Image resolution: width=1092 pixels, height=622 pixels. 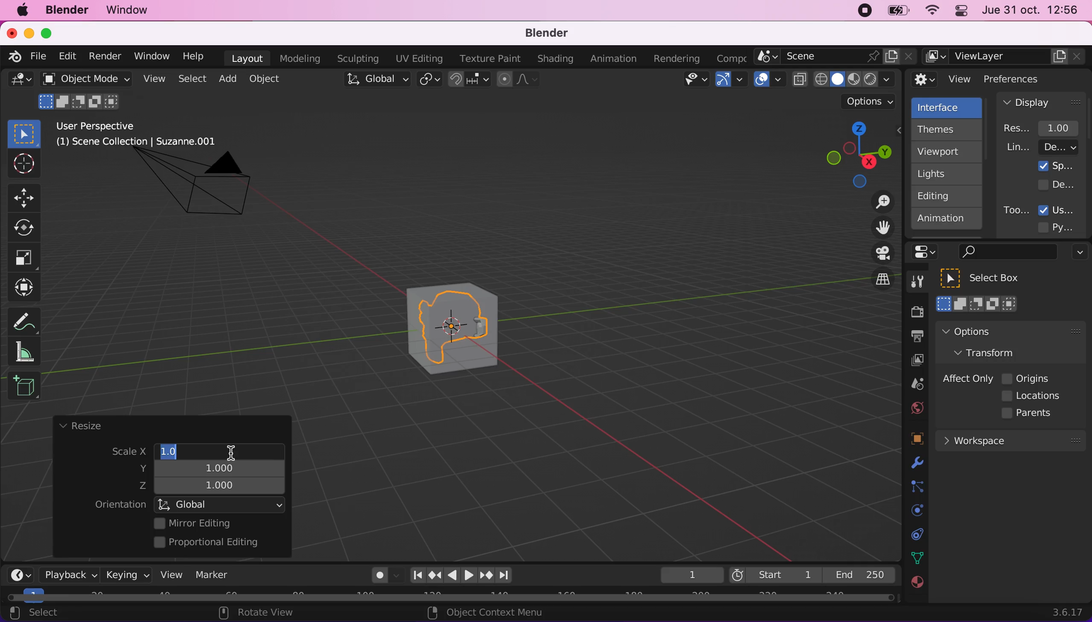 I want to click on animation, so click(x=615, y=59).